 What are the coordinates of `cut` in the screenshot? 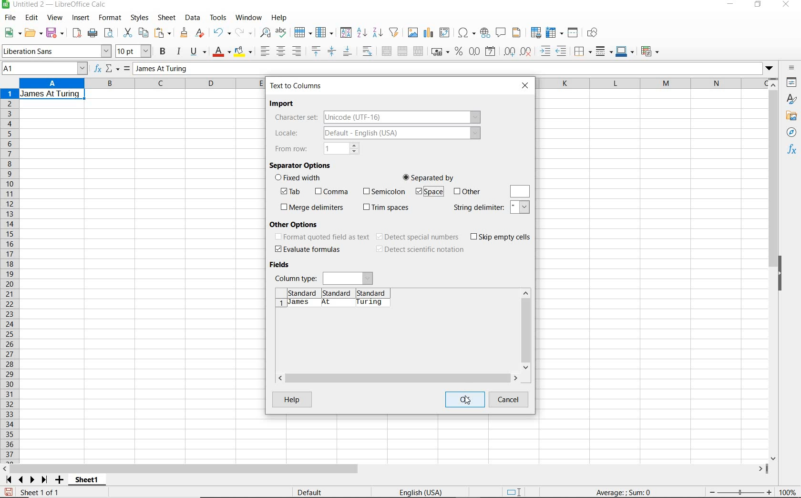 It's located at (127, 33).